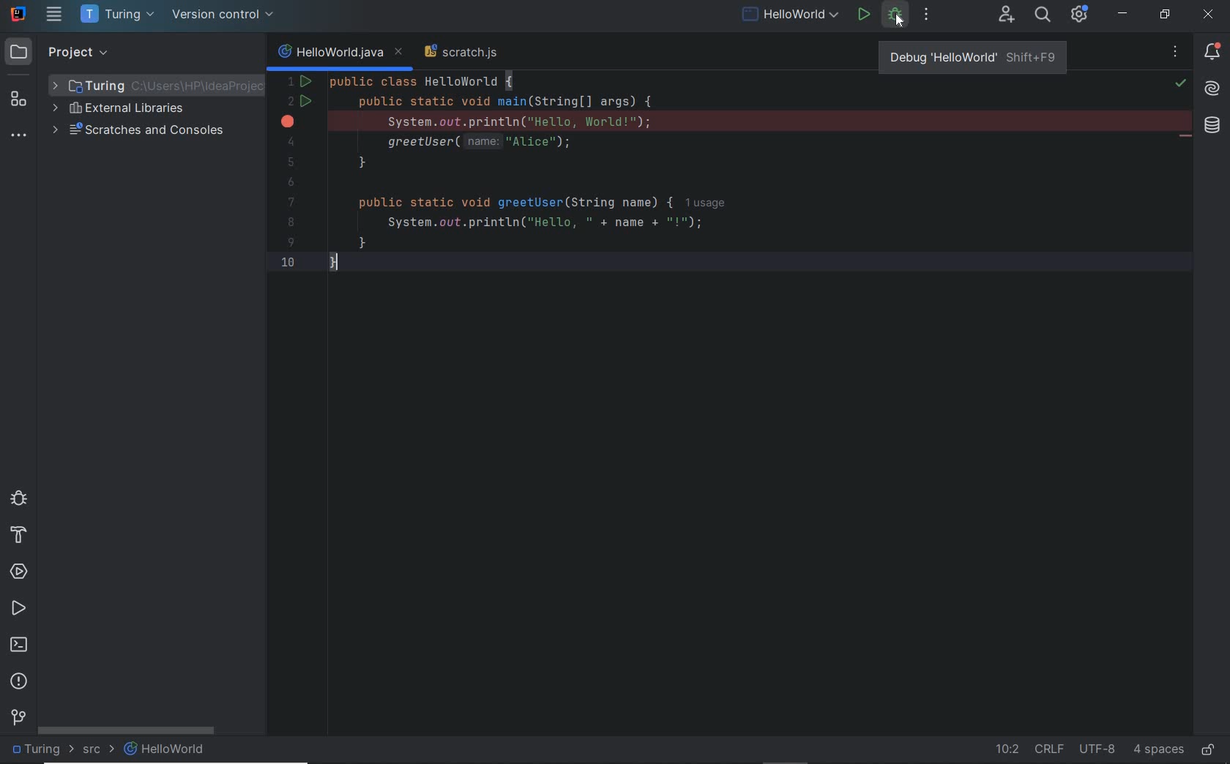 The image size is (1230, 764). Describe the element at coordinates (56, 16) in the screenshot. I see `main menu` at that location.